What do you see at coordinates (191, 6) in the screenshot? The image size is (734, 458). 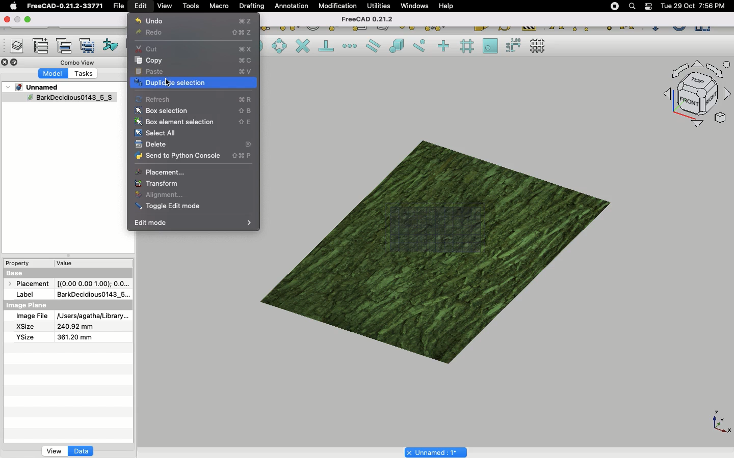 I see `Tools` at bounding box center [191, 6].